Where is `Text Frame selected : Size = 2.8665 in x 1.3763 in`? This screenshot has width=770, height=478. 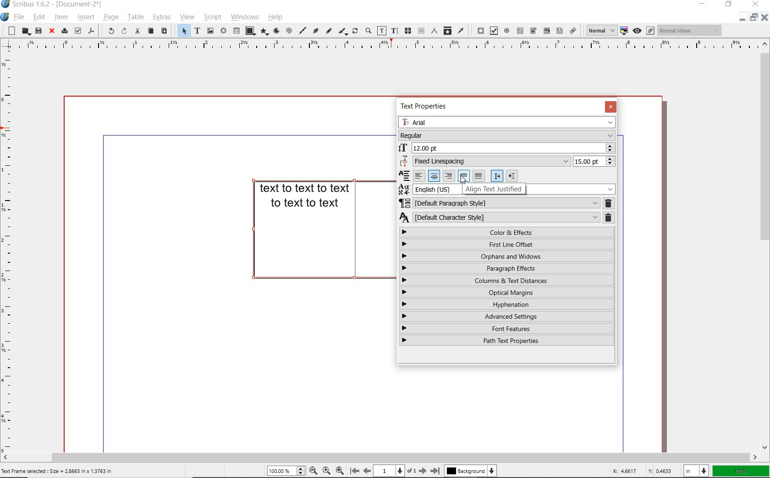
Text Frame selected : Size = 2.8665 in x 1.3763 in is located at coordinates (60, 471).